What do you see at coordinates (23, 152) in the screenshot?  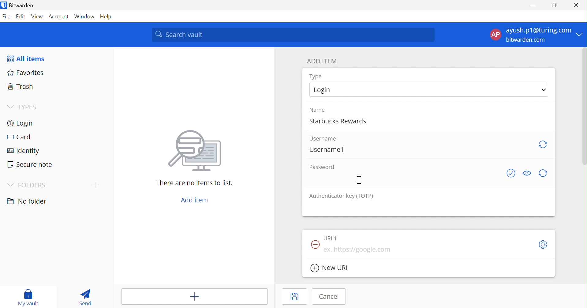 I see `Identify` at bounding box center [23, 152].